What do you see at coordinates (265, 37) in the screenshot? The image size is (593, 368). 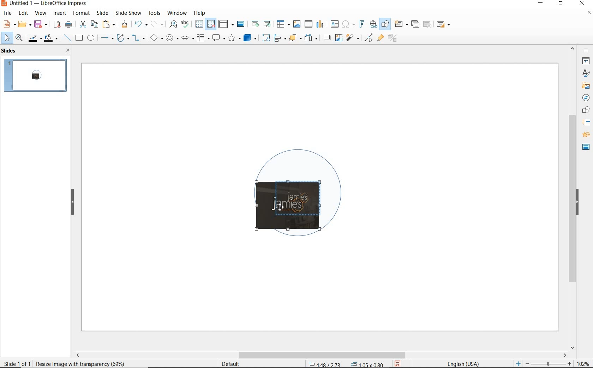 I see `rotate` at bounding box center [265, 37].